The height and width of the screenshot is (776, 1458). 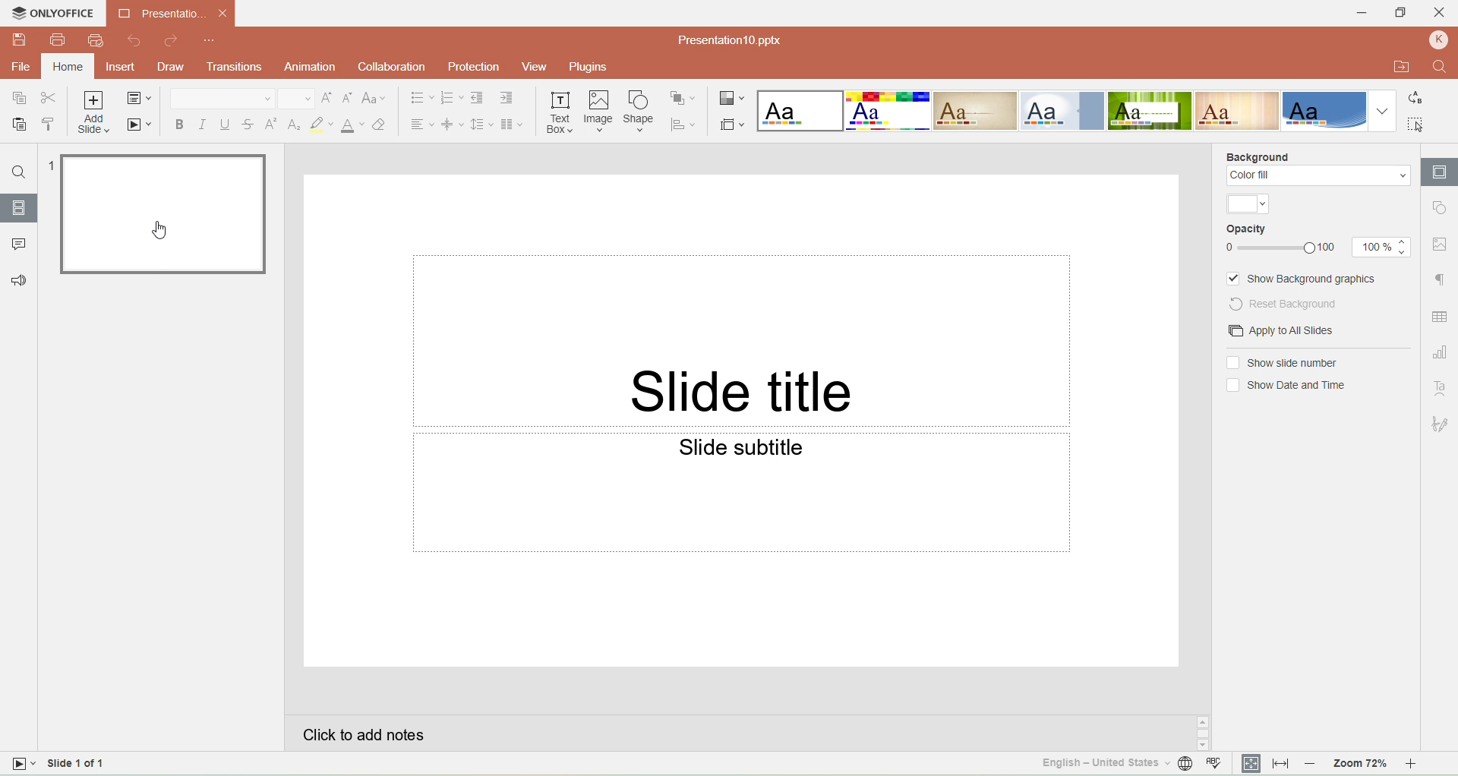 I want to click on Bold, so click(x=177, y=124).